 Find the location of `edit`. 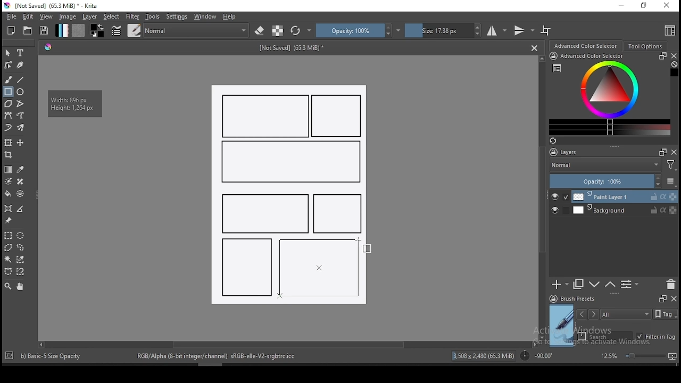

edit is located at coordinates (28, 16).